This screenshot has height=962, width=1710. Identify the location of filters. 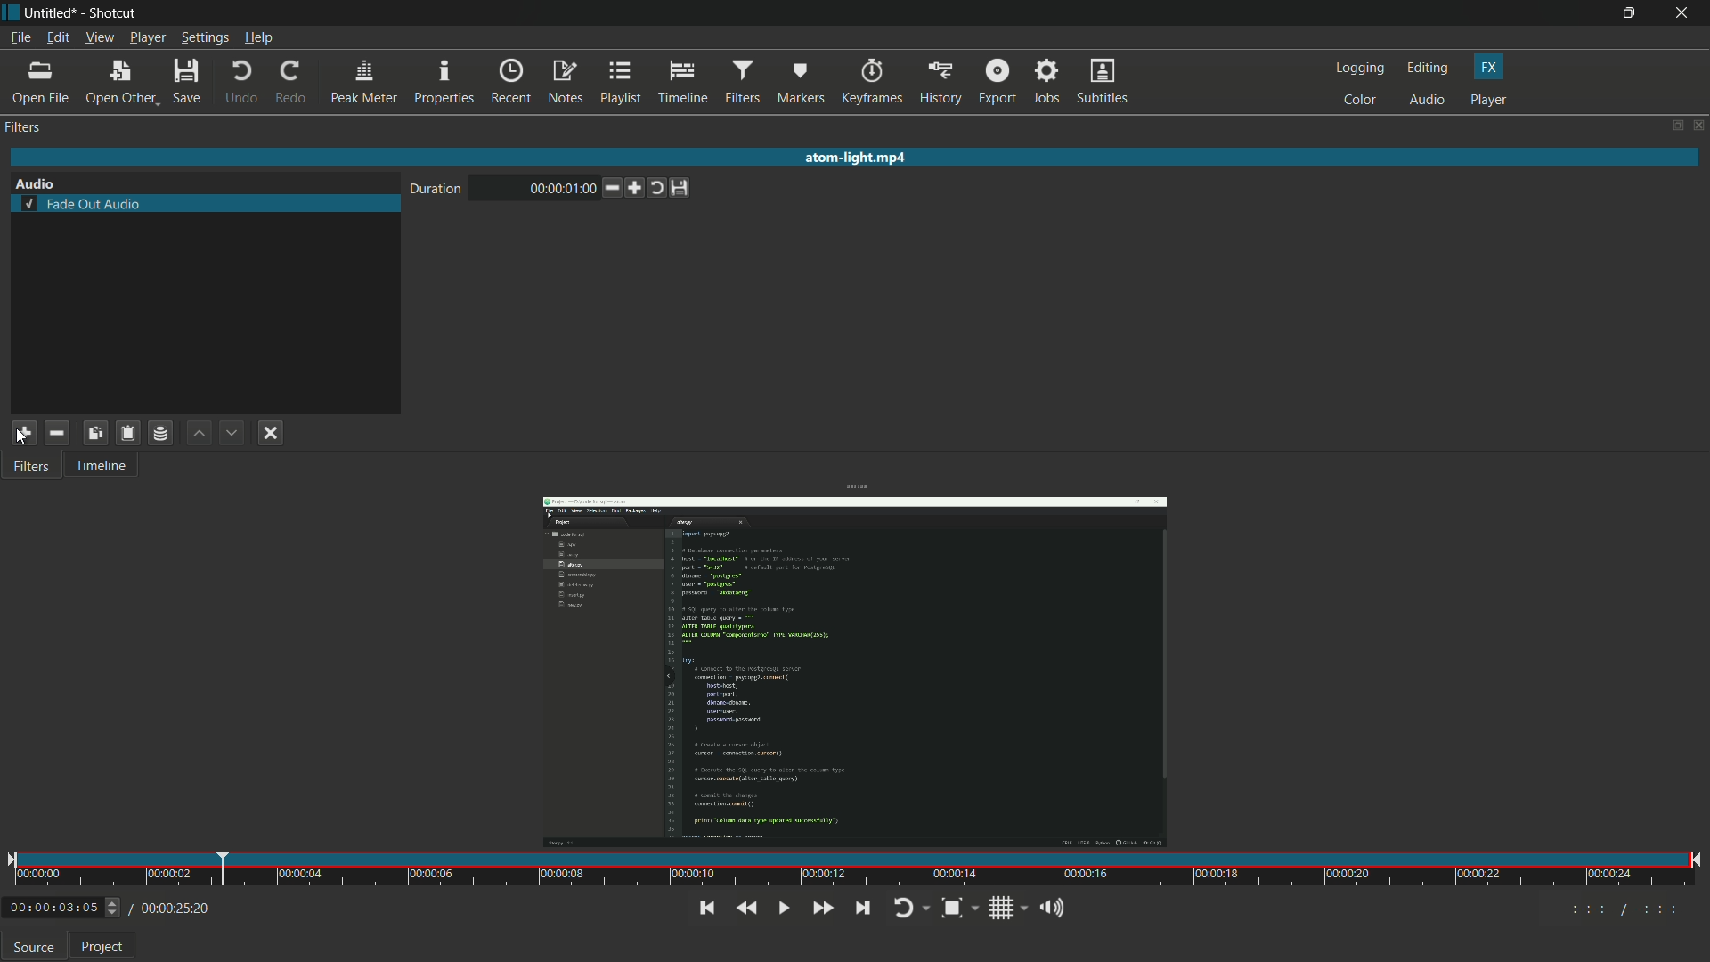
(29, 468).